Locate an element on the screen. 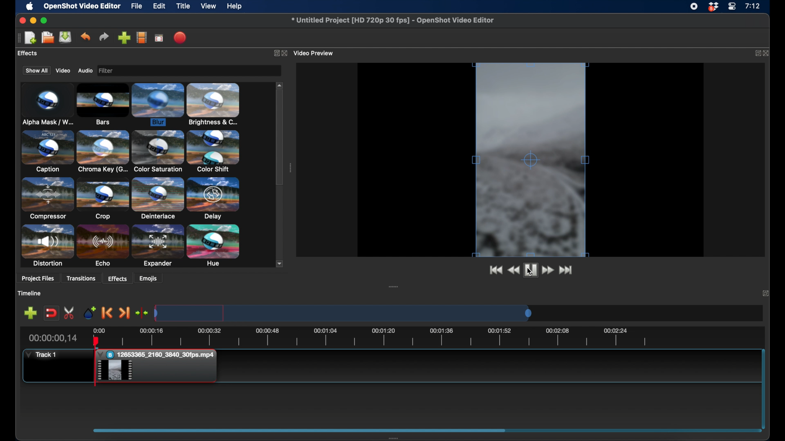 The image size is (785, 441). drag handle is located at coordinates (290, 168).